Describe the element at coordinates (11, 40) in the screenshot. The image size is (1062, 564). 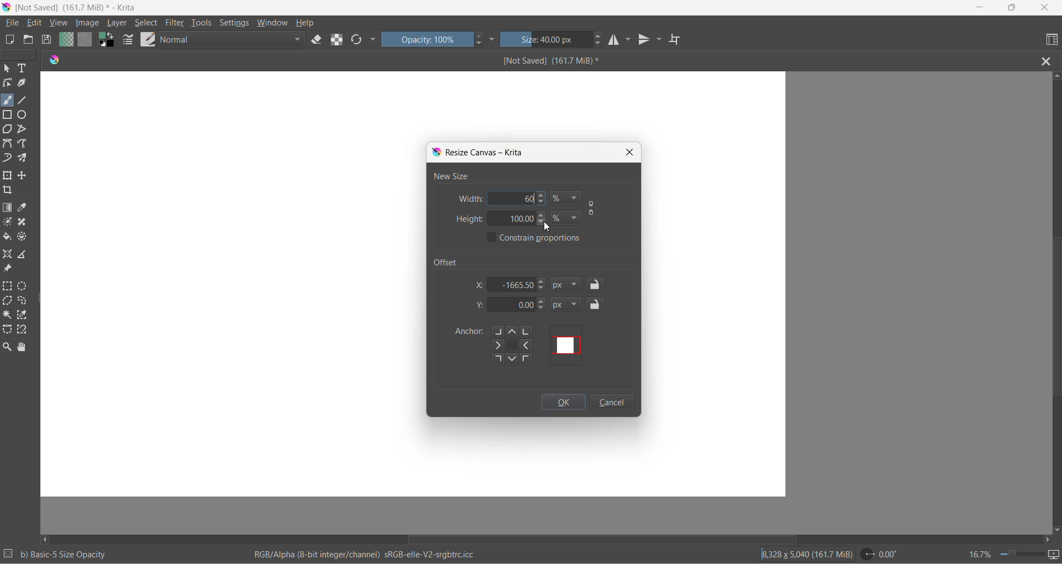
I see `new document` at that location.